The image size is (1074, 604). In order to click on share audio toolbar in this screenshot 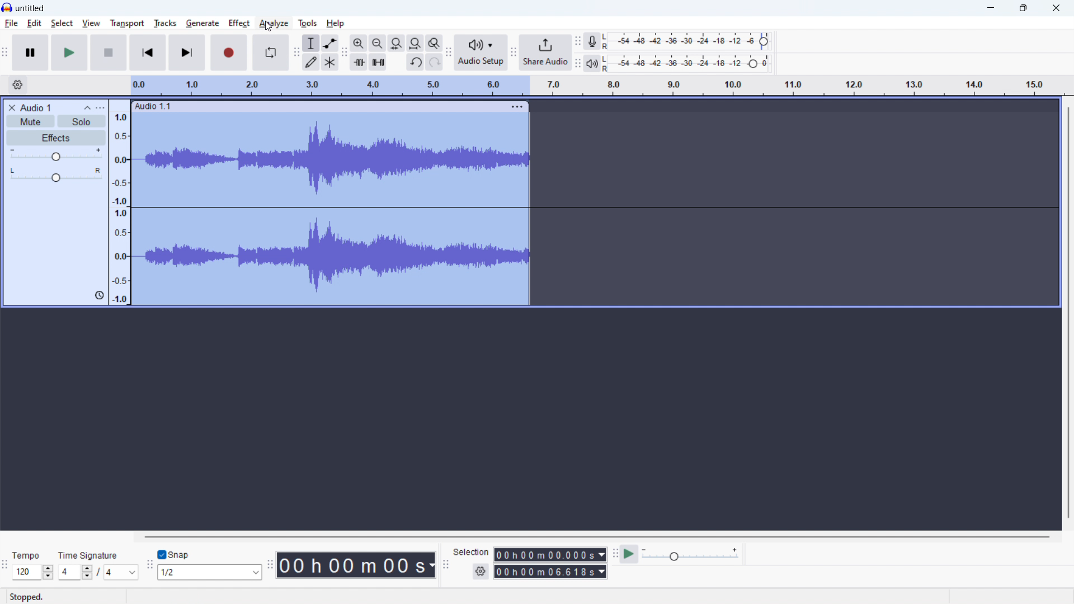, I will do `click(514, 54)`.